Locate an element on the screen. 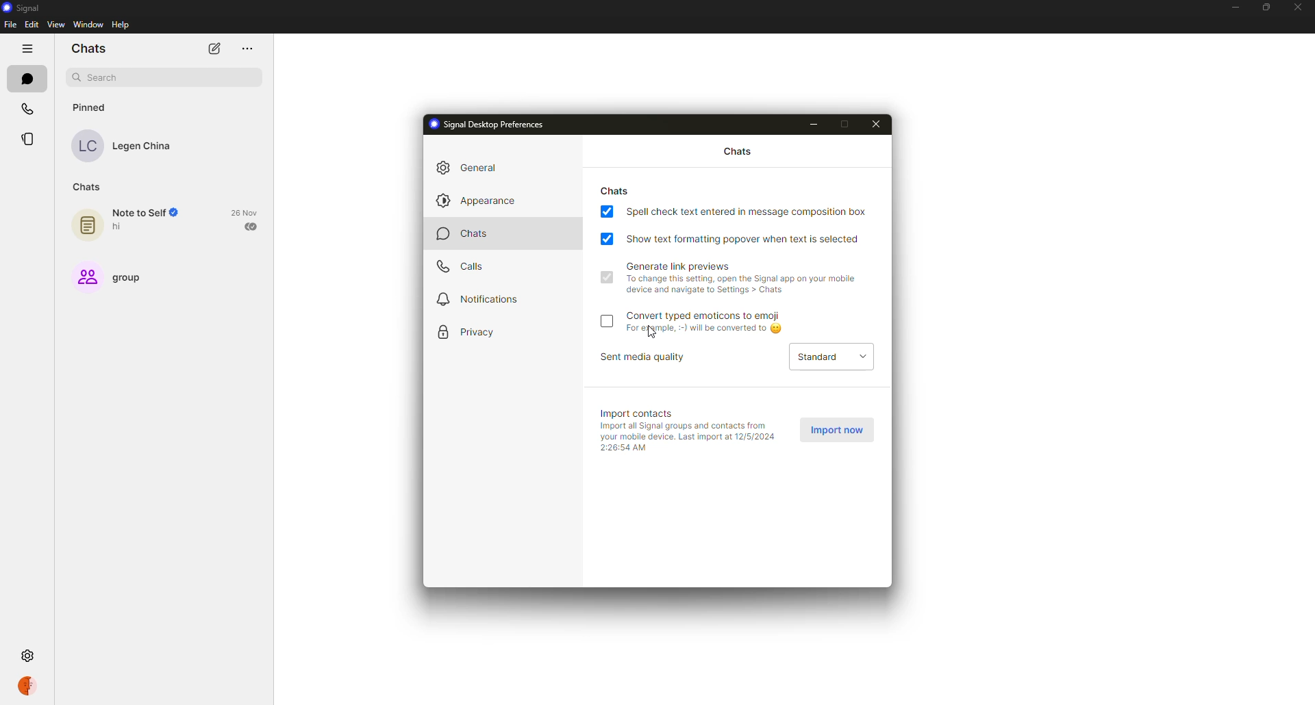 This screenshot has height=705, width=1315. close is located at coordinates (1299, 8).